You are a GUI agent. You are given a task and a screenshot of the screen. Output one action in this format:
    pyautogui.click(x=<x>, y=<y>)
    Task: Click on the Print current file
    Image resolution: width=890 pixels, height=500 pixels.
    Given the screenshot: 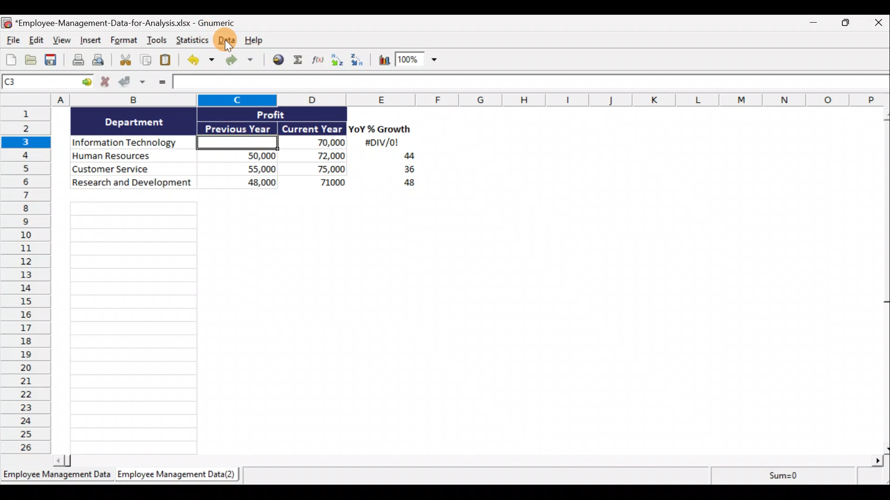 What is the action you would take?
    pyautogui.click(x=76, y=61)
    